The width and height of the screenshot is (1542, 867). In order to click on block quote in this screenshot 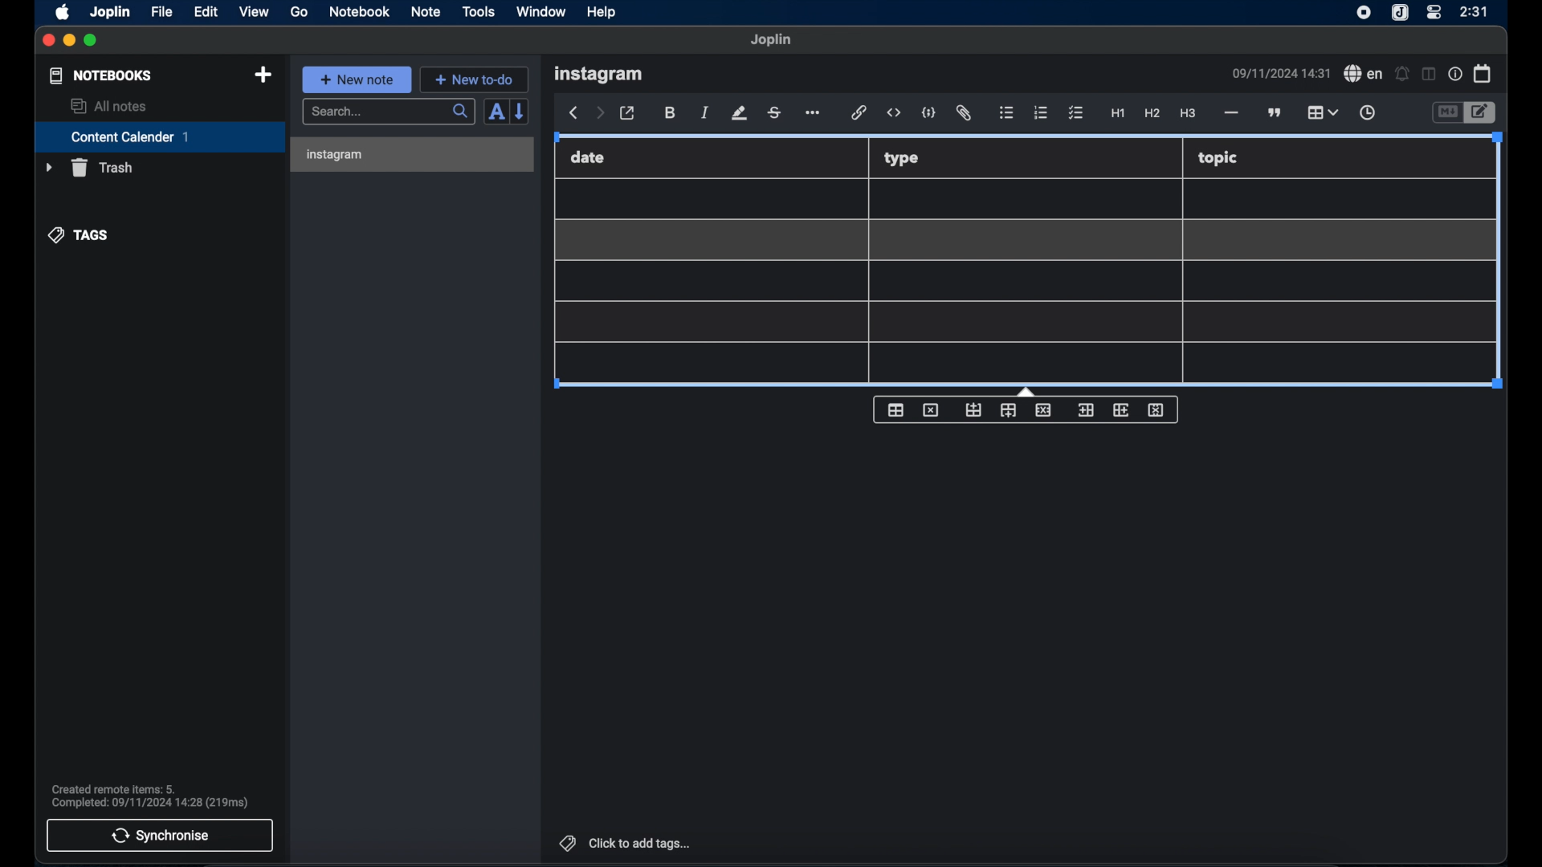, I will do `click(1274, 112)`.